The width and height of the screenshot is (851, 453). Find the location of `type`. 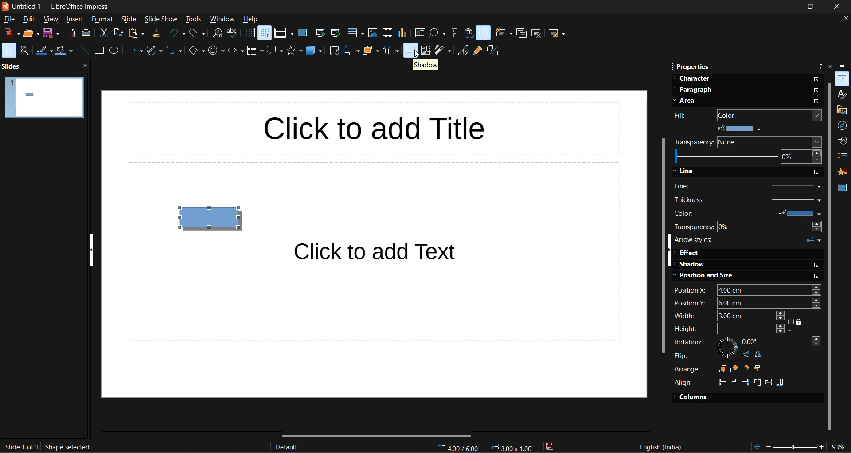

type is located at coordinates (772, 142).